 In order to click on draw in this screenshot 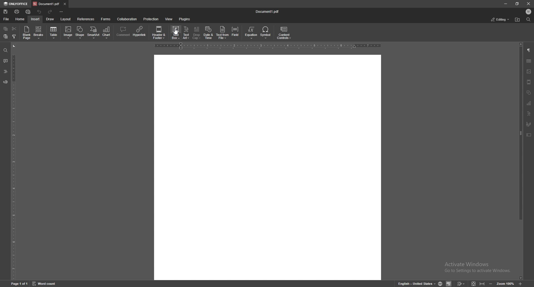, I will do `click(50, 19)`.